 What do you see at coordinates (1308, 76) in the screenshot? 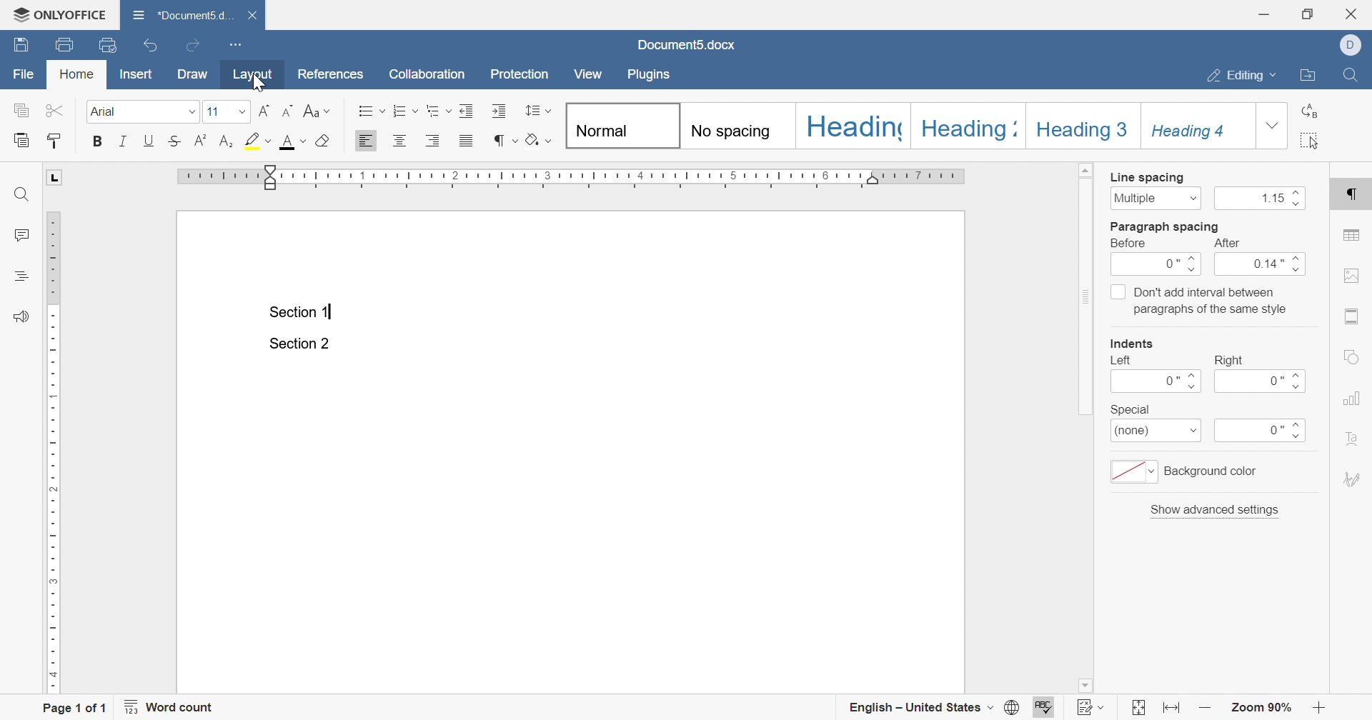
I see `open file location` at bounding box center [1308, 76].